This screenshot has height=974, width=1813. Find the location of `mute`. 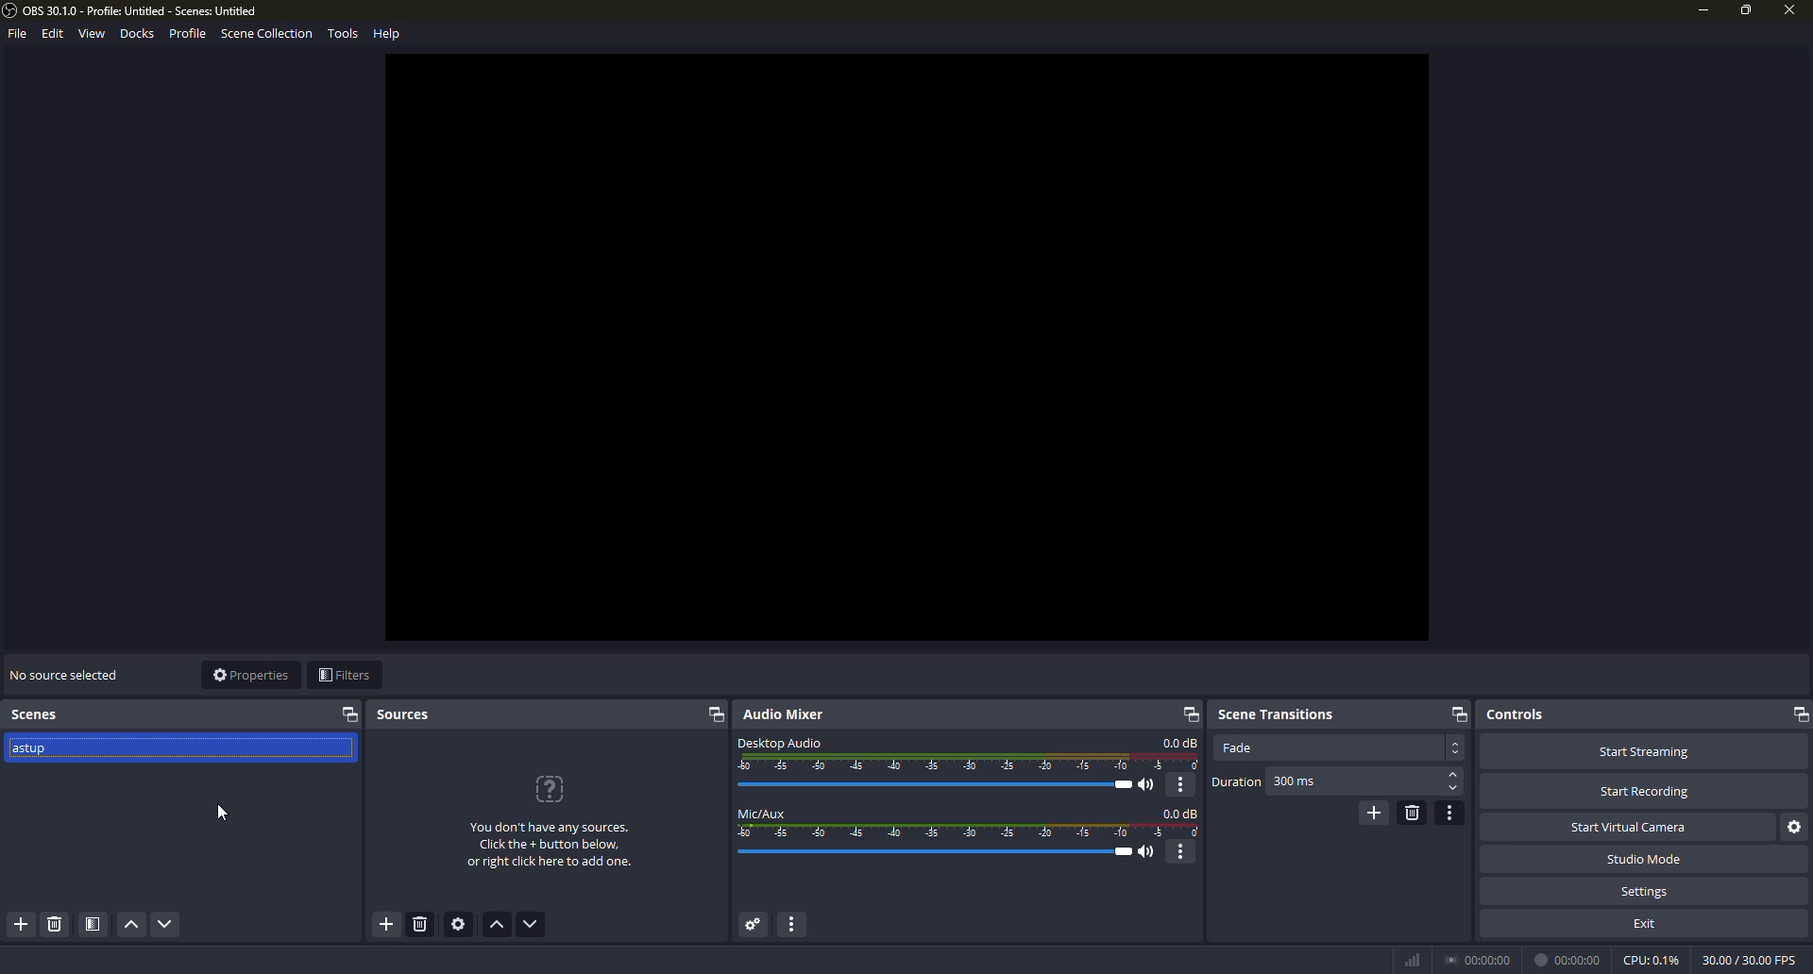

mute is located at coordinates (1149, 852).